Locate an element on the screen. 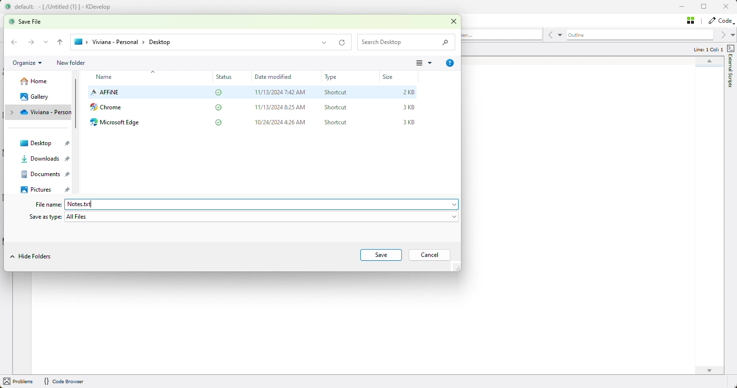 The width and height of the screenshot is (737, 388). restore is located at coordinates (707, 7).